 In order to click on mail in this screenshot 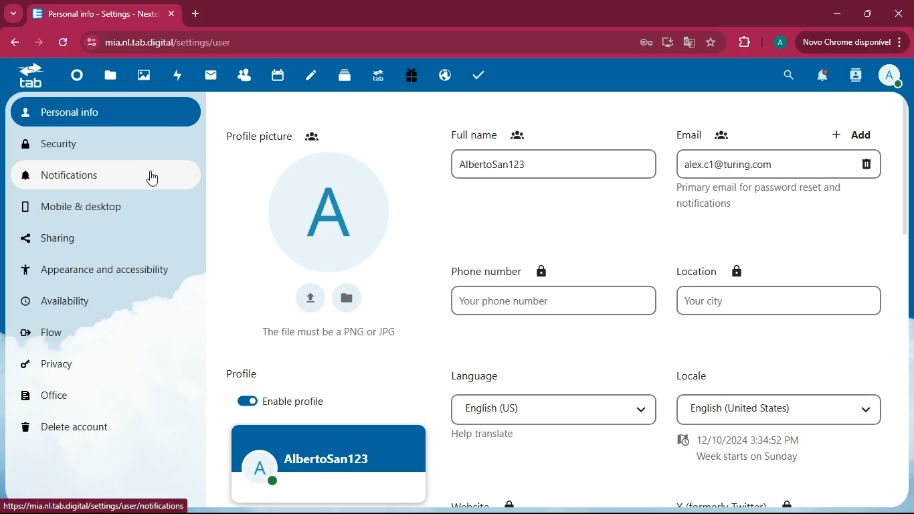, I will do `click(206, 75)`.